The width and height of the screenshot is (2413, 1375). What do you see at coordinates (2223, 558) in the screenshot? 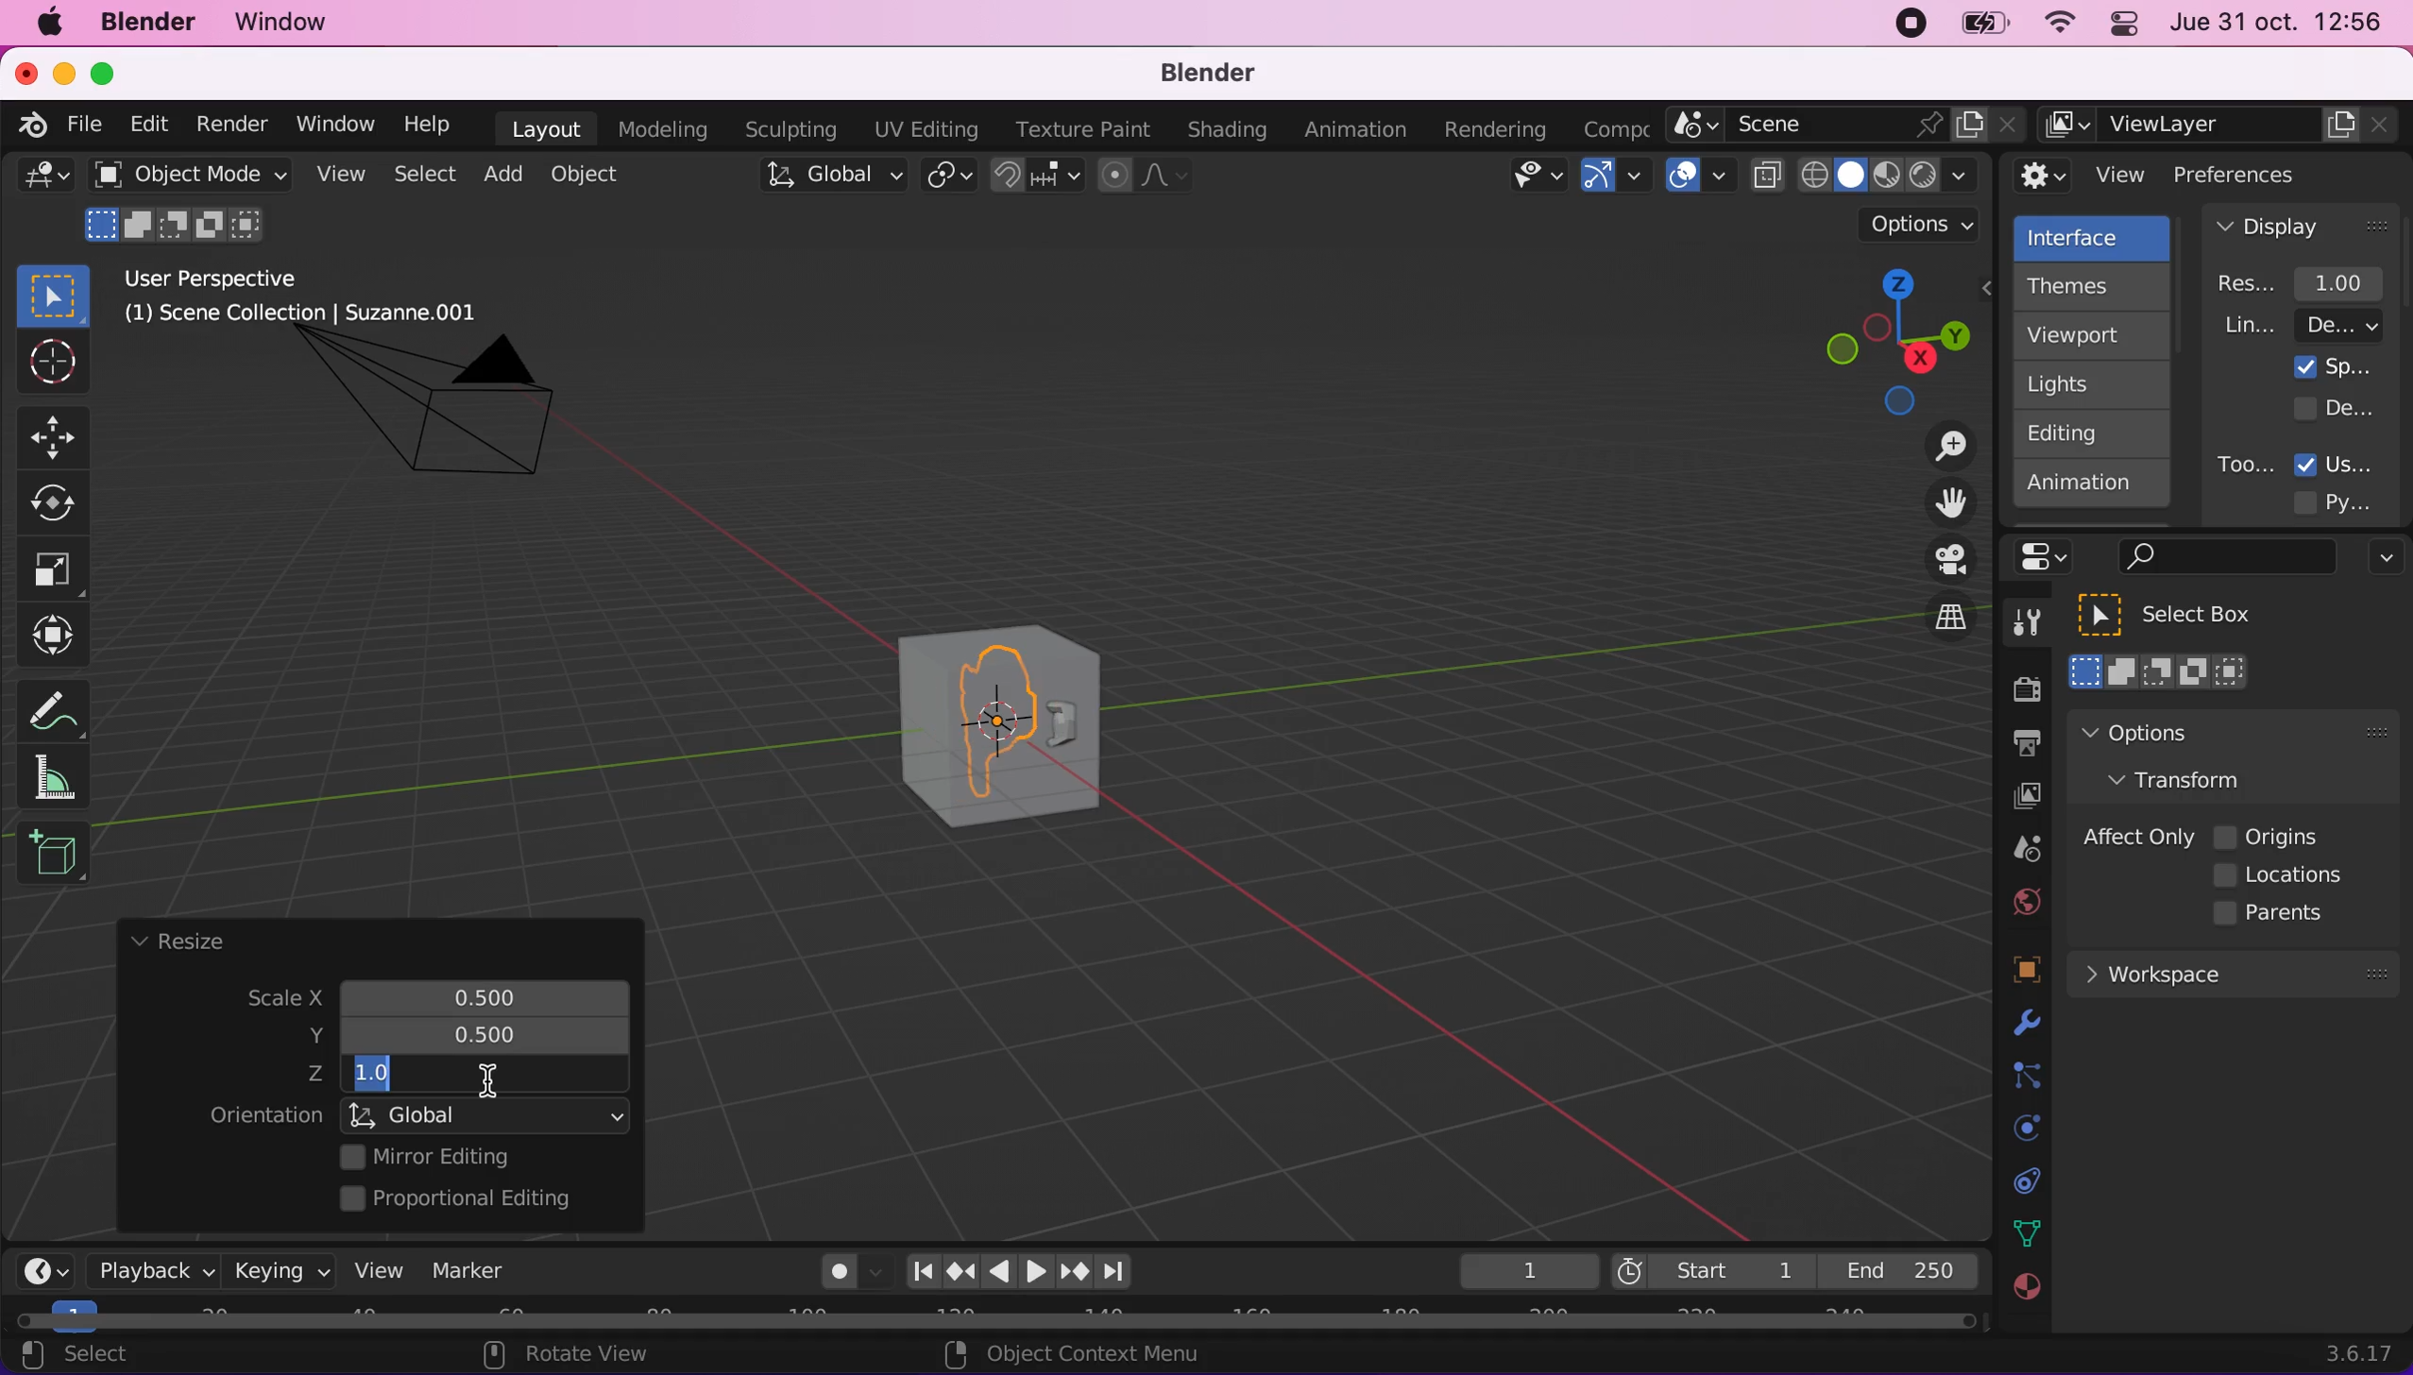
I see `search` at bounding box center [2223, 558].